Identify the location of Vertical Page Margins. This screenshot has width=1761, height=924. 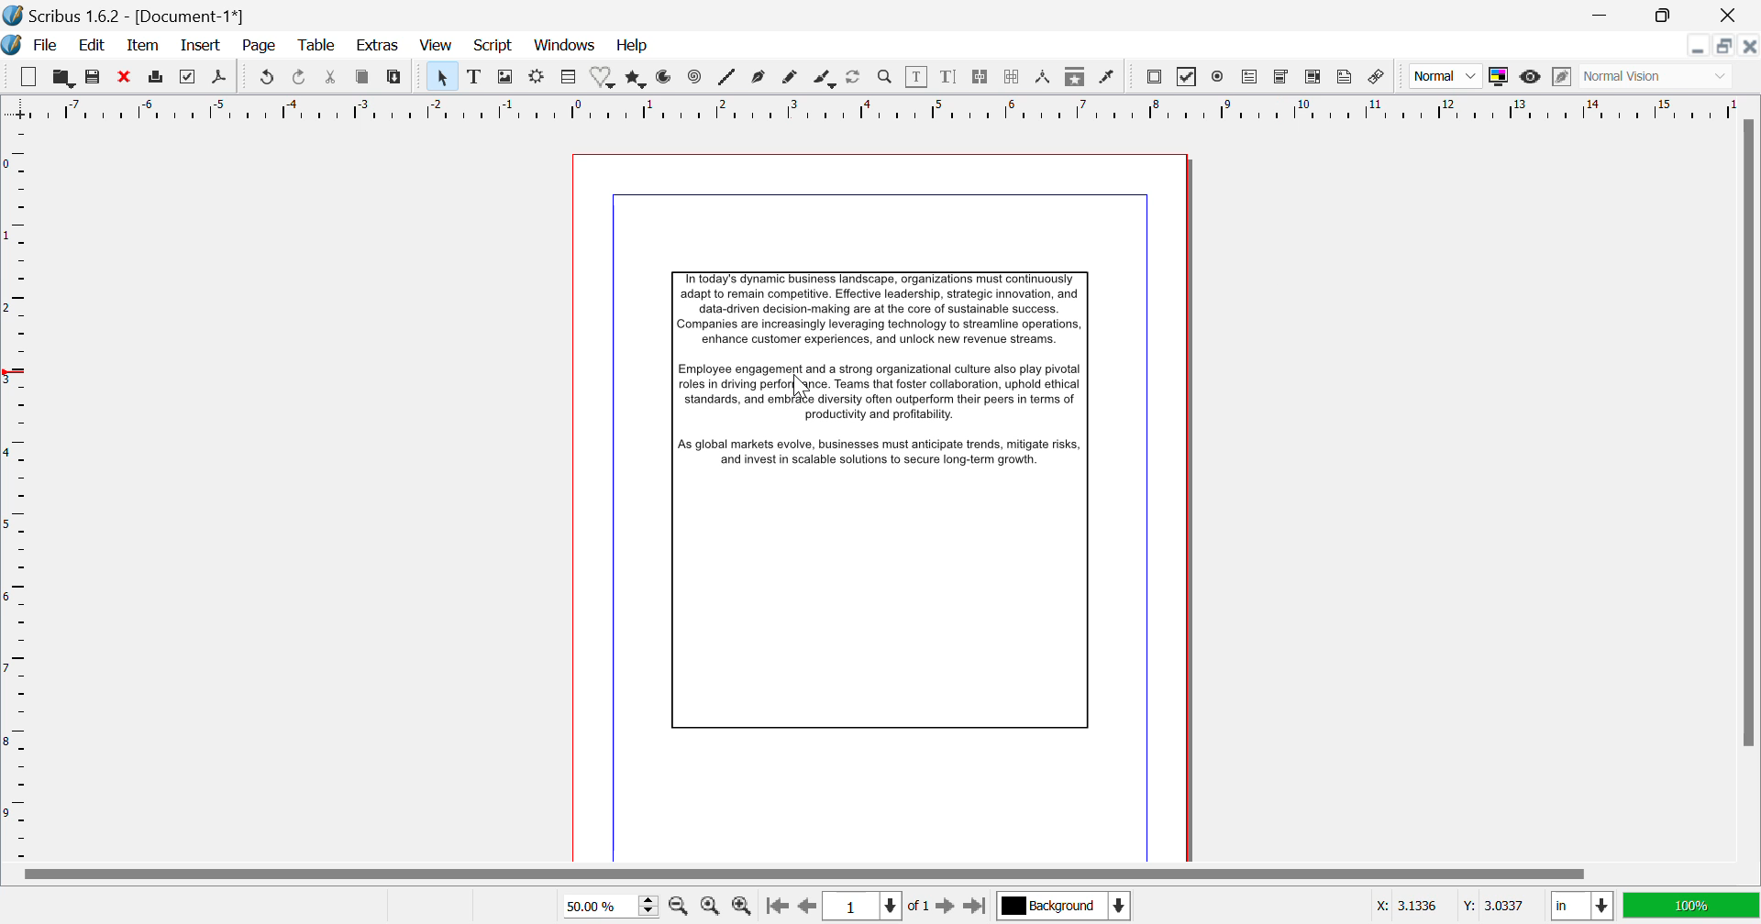
(876, 106).